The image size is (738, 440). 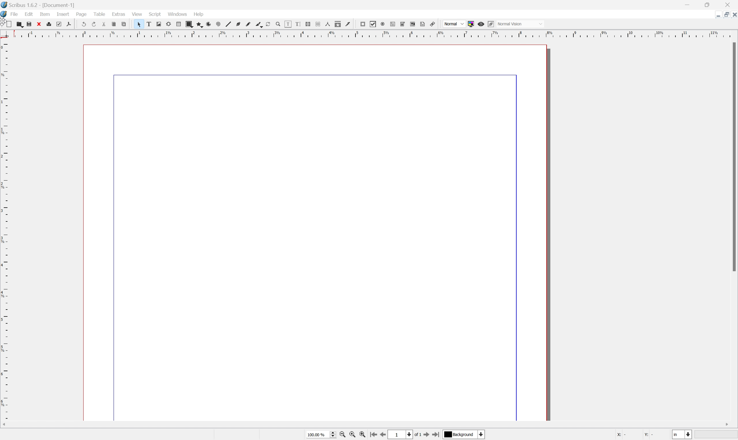 What do you see at coordinates (412, 24) in the screenshot?
I see `pdf list box` at bounding box center [412, 24].